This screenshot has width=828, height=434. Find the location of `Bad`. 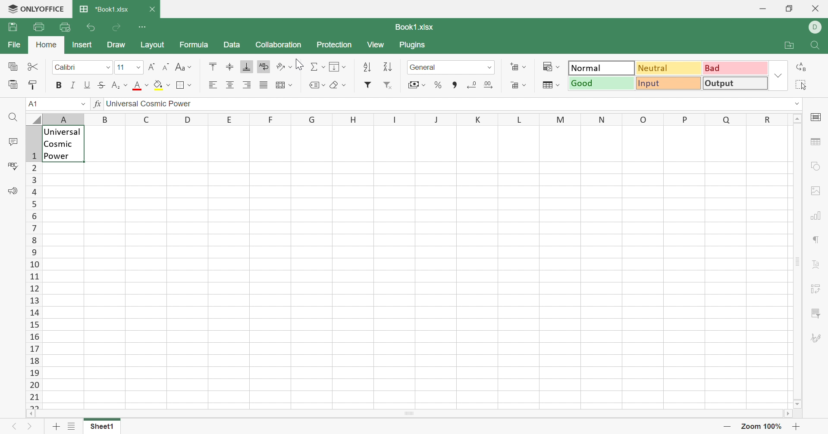

Bad is located at coordinates (734, 68).